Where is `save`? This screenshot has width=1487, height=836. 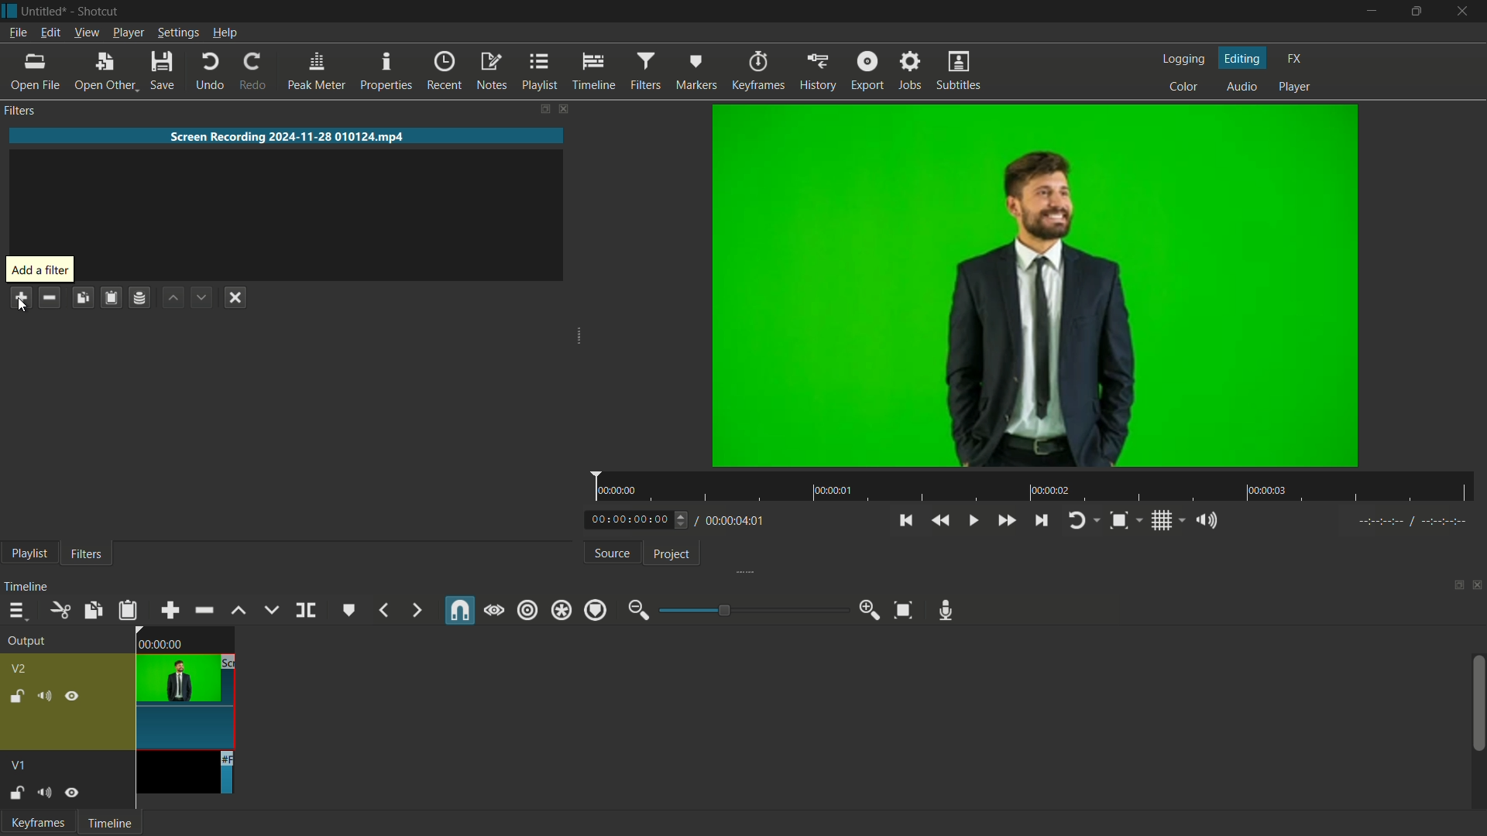
save is located at coordinates (162, 70).